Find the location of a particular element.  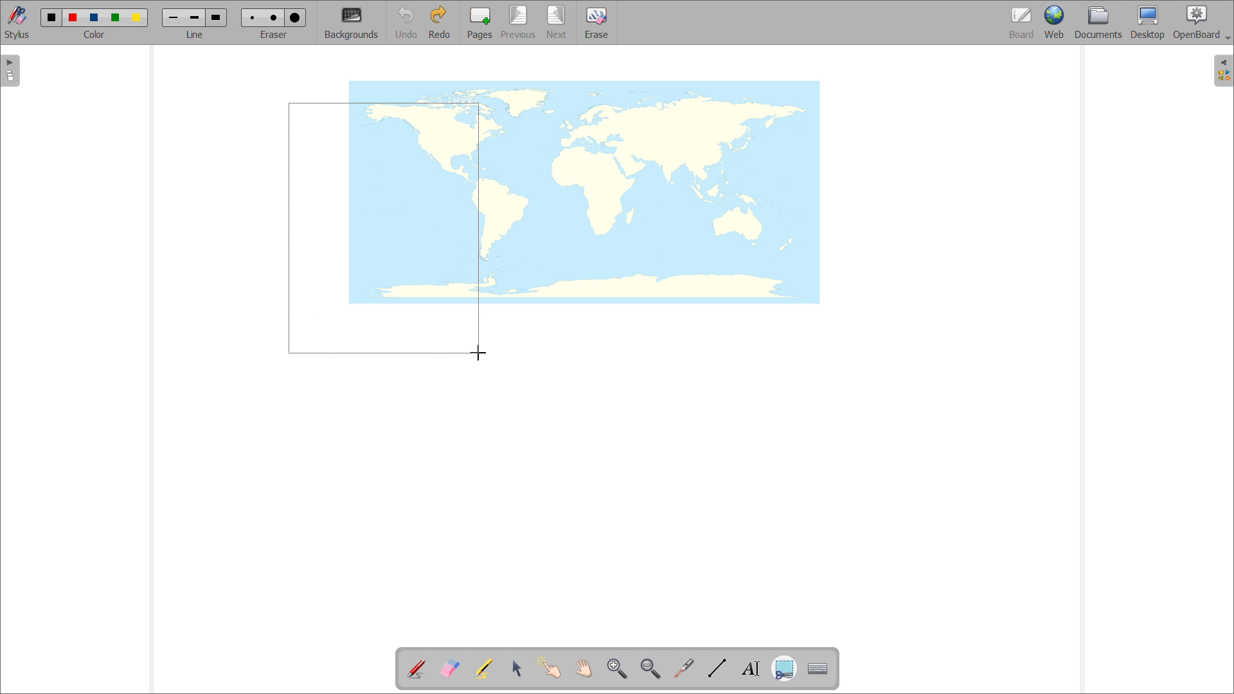

openboard settings is located at coordinates (1201, 21).